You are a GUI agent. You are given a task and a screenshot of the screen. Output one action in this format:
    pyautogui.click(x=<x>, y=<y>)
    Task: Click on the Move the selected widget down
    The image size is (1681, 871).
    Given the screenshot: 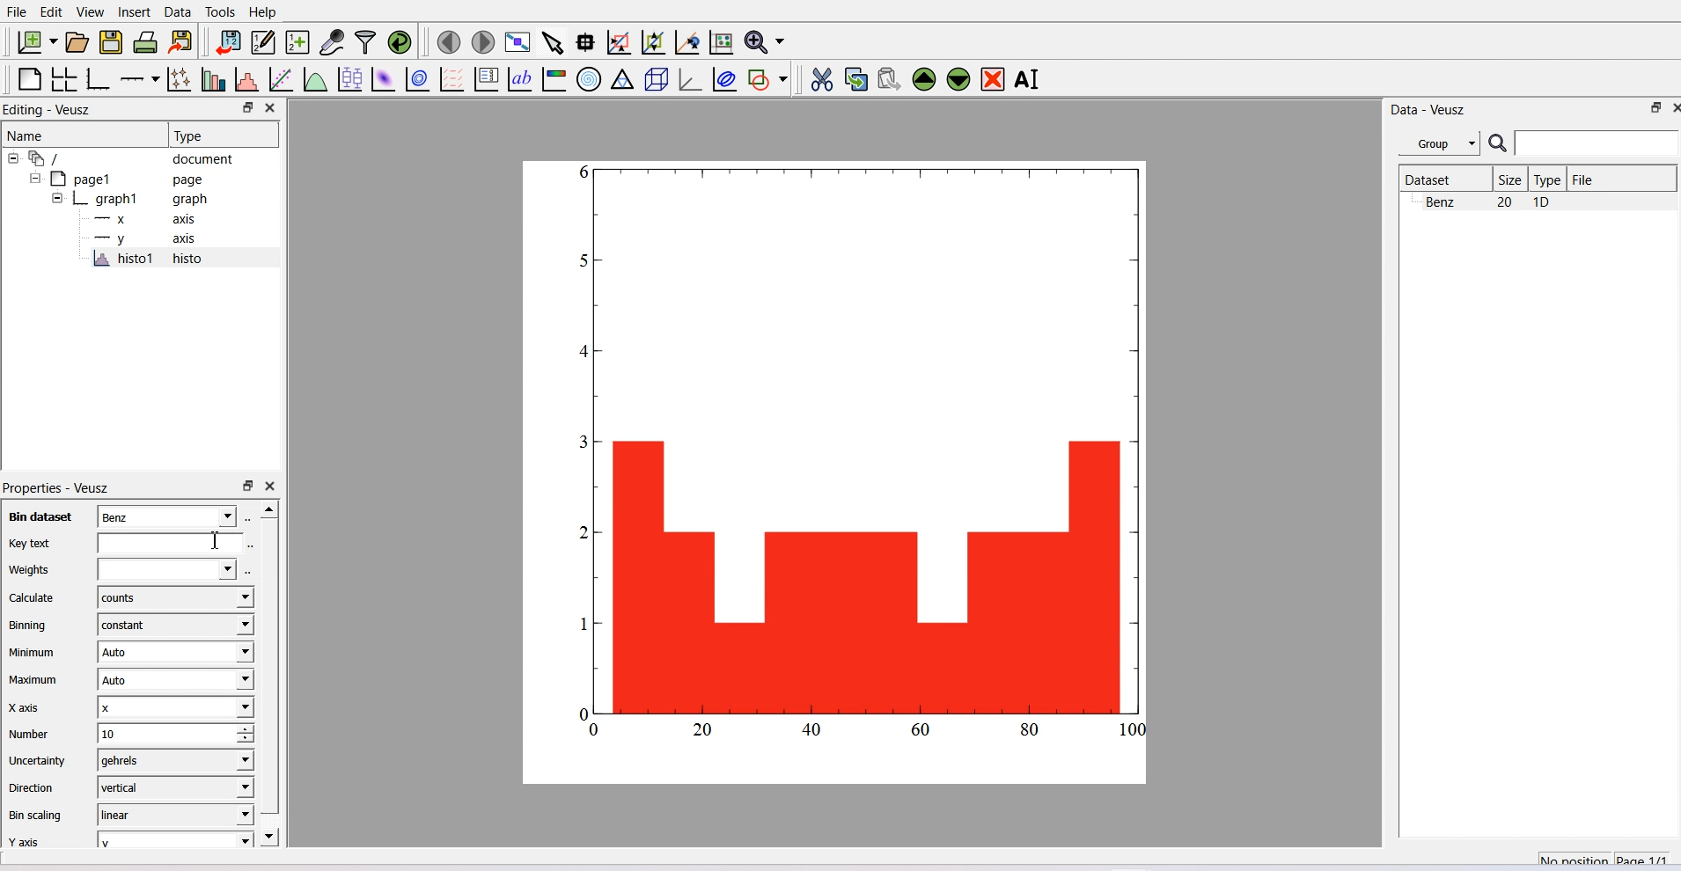 What is the action you would take?
    pyautogui.click(x=958, y=80)
    